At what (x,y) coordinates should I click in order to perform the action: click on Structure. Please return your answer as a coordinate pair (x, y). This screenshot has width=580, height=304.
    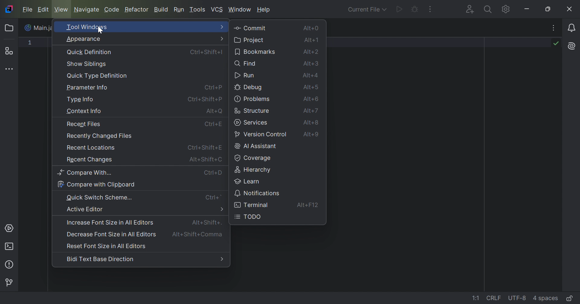
    Looking at the image, I should click on (11, 51).